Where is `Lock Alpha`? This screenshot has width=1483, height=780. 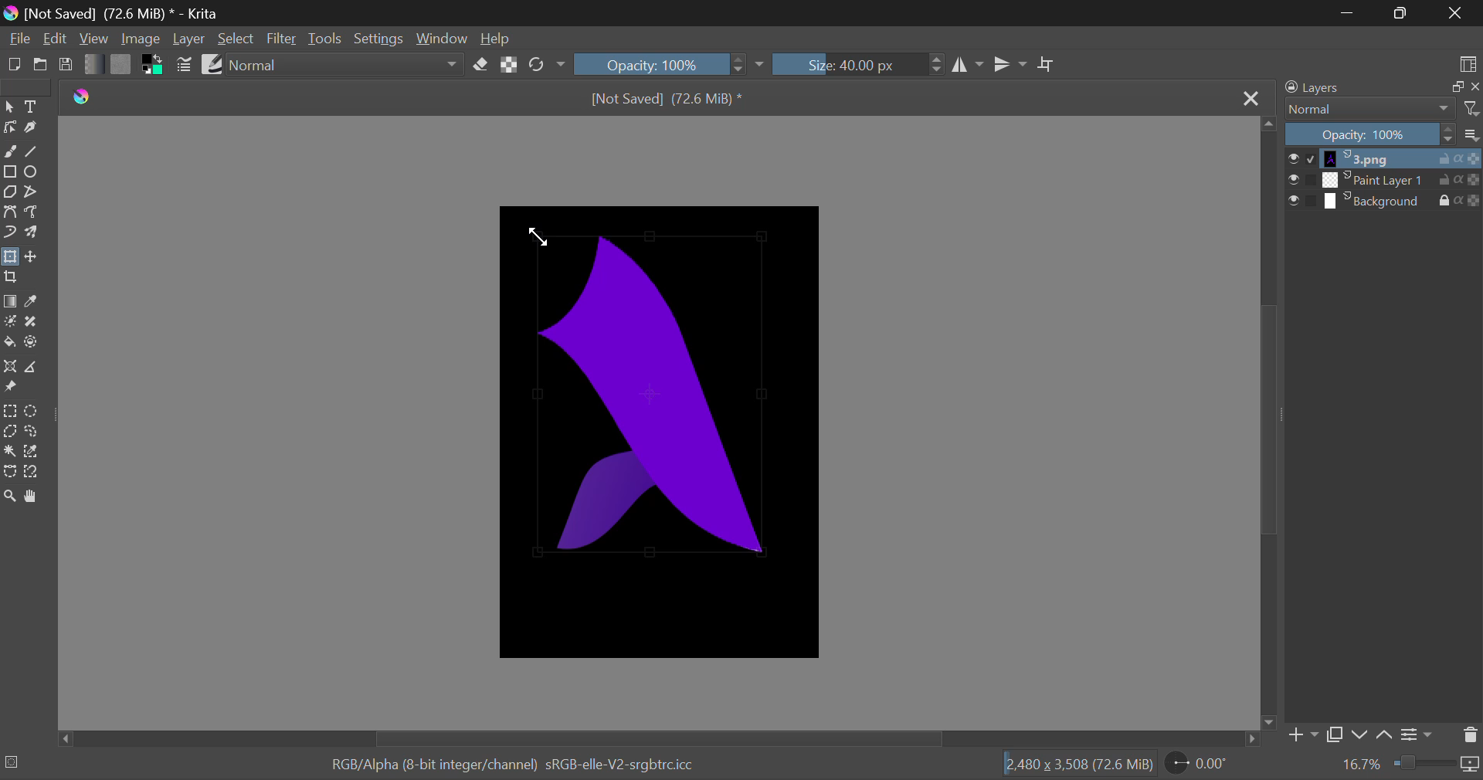 Lock Alpha is located at coordinates (509, 66).